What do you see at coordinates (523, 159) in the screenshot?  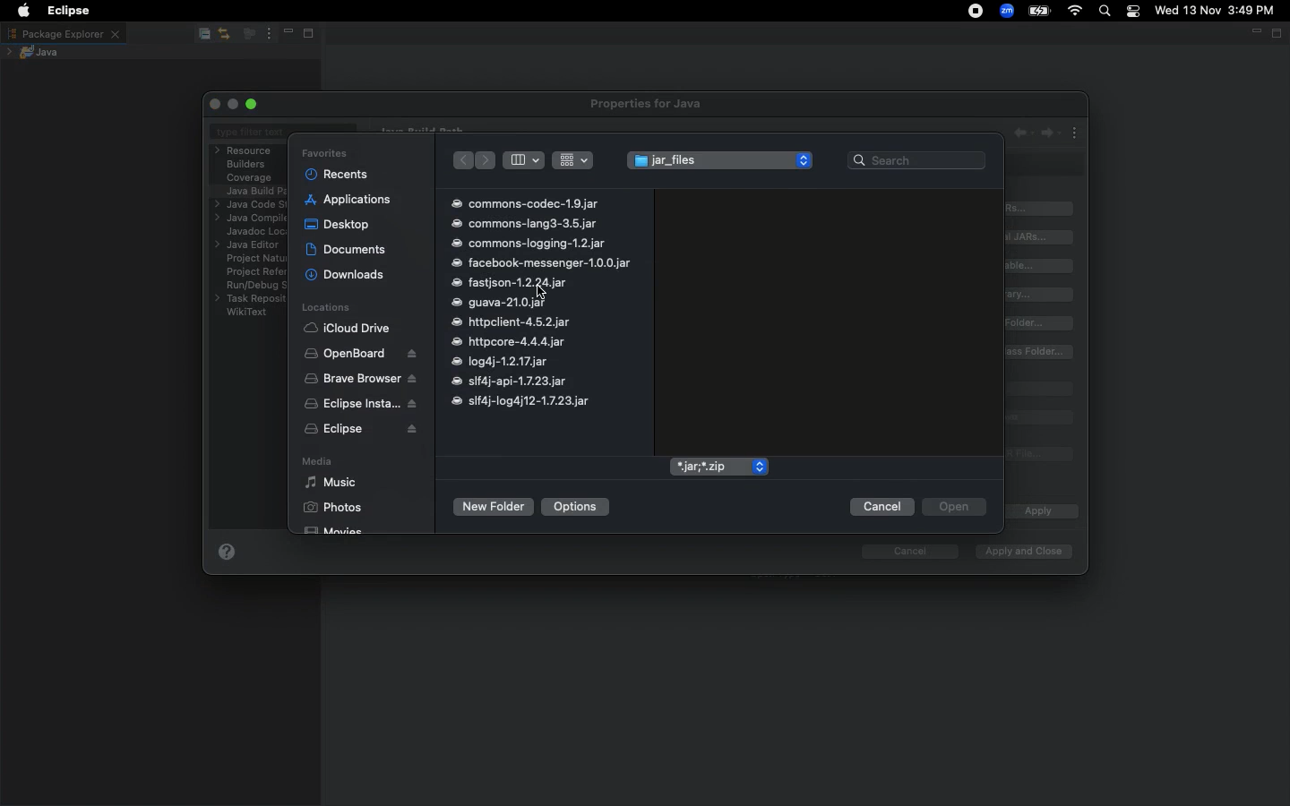 I see `View columns` at bounding box center [523, 159].